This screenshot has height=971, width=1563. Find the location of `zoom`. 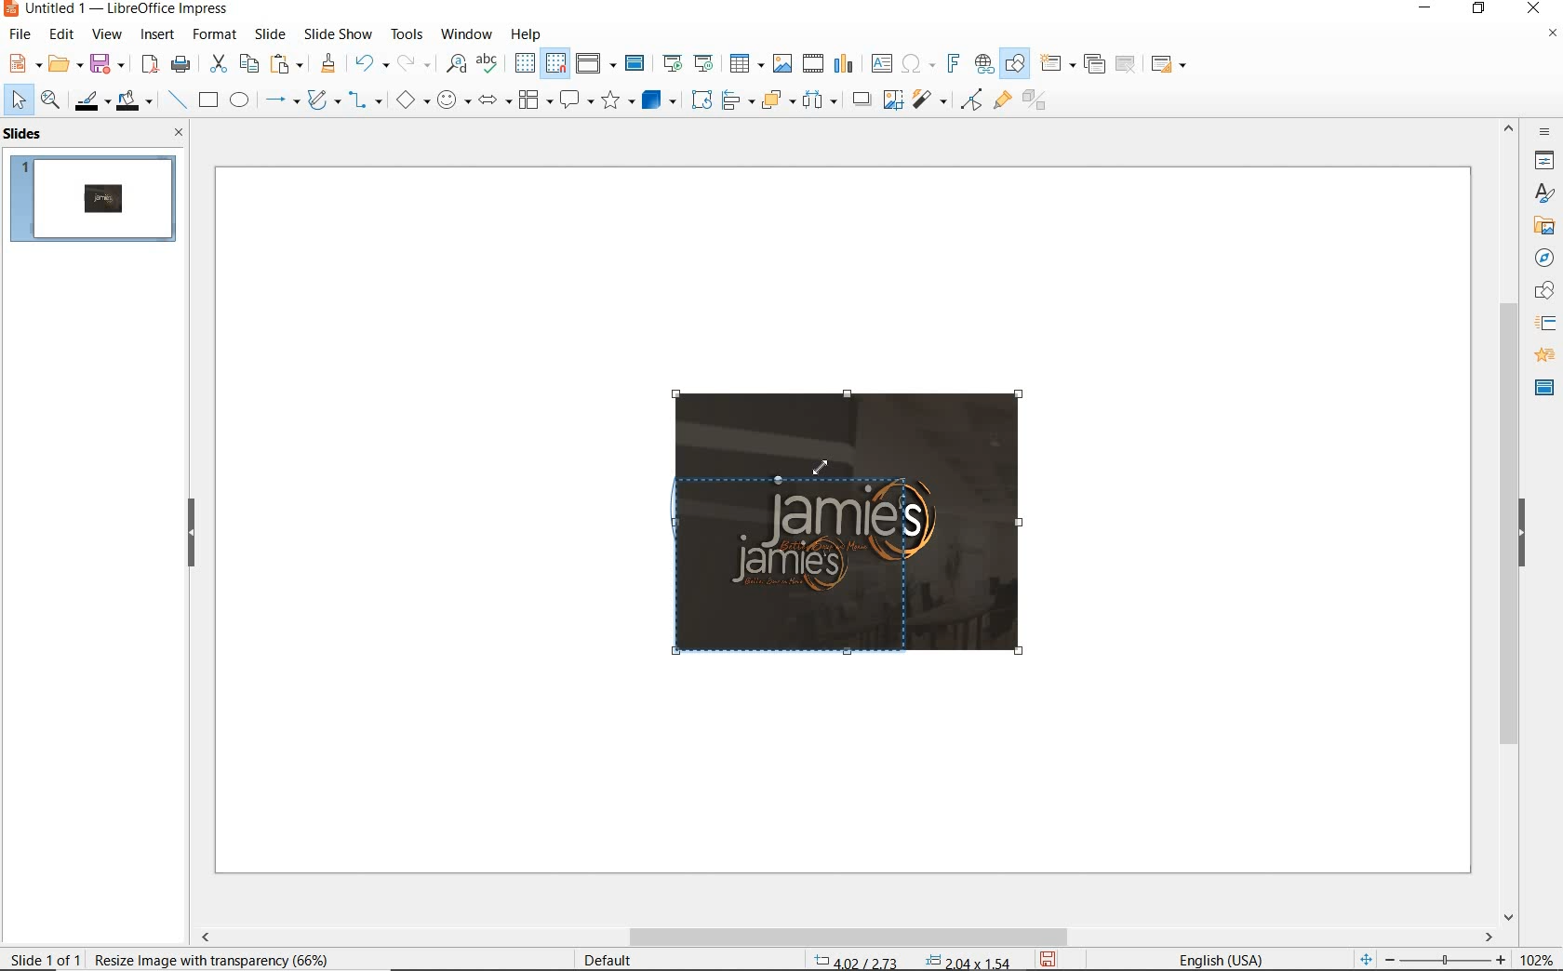

zoom is located at coordinates (1450, 960).